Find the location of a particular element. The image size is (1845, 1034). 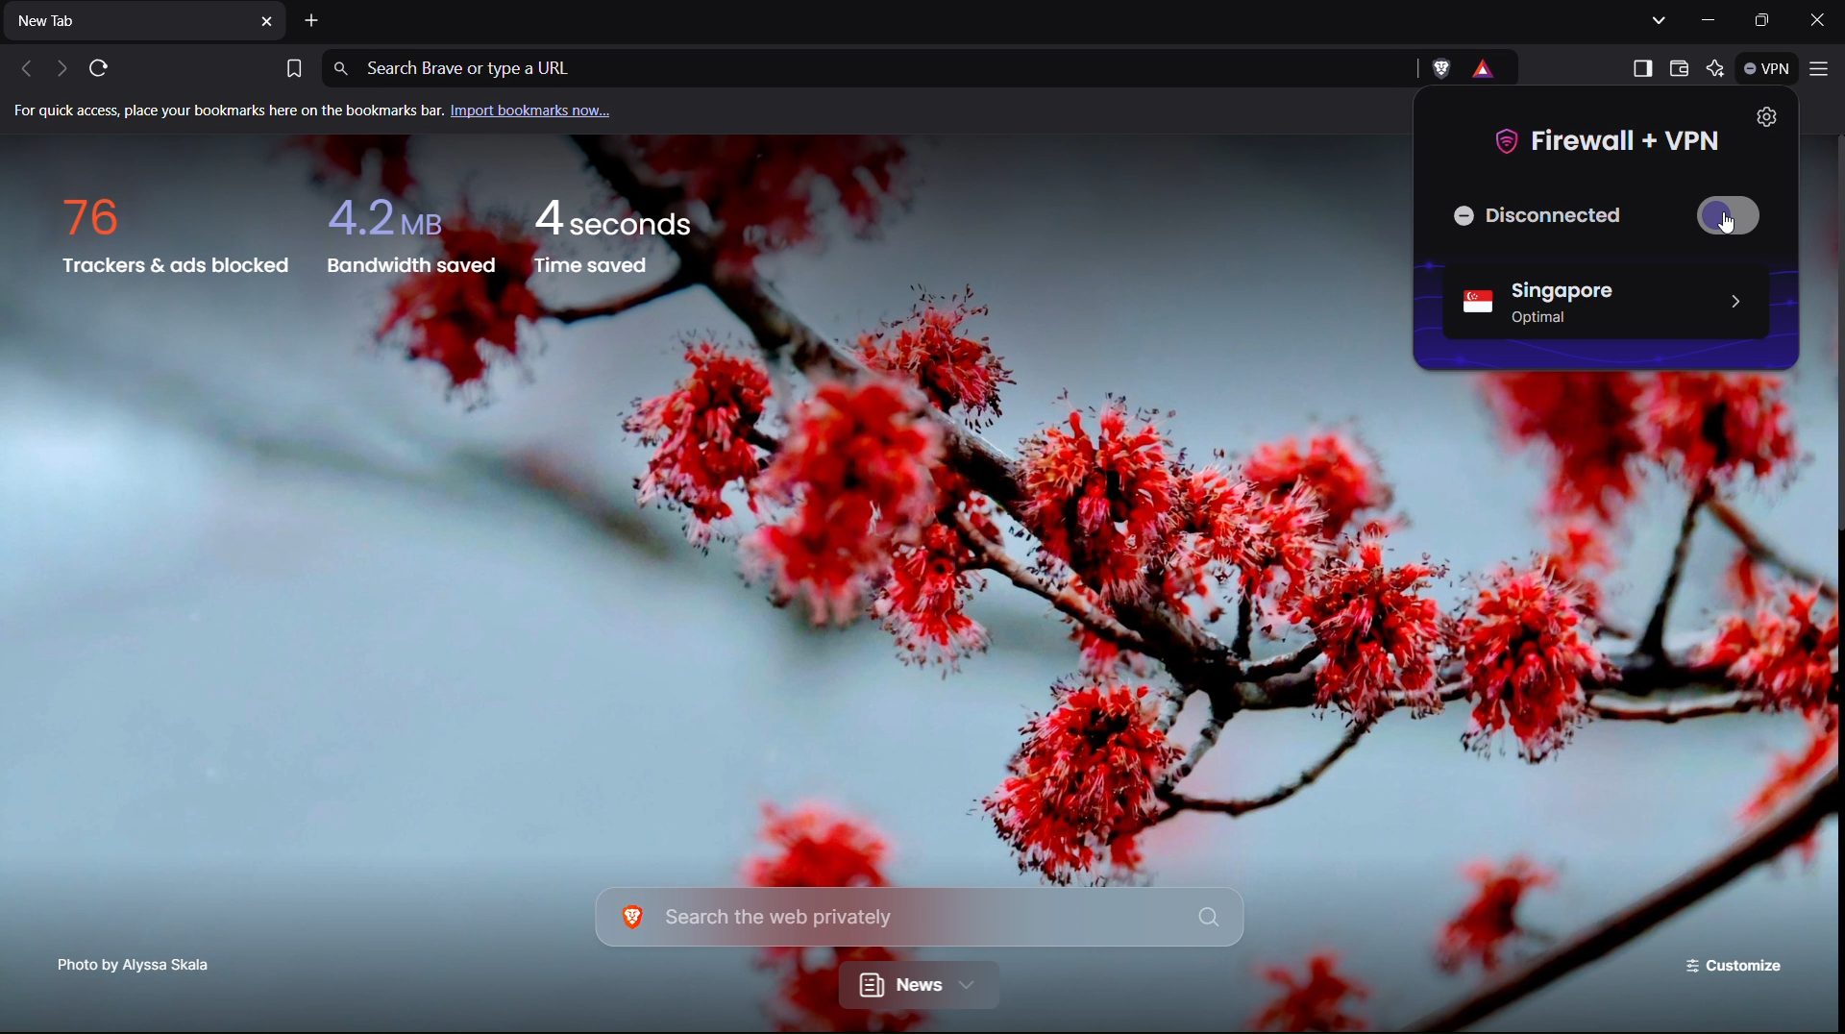

Next is located at coordinates (59, 68).